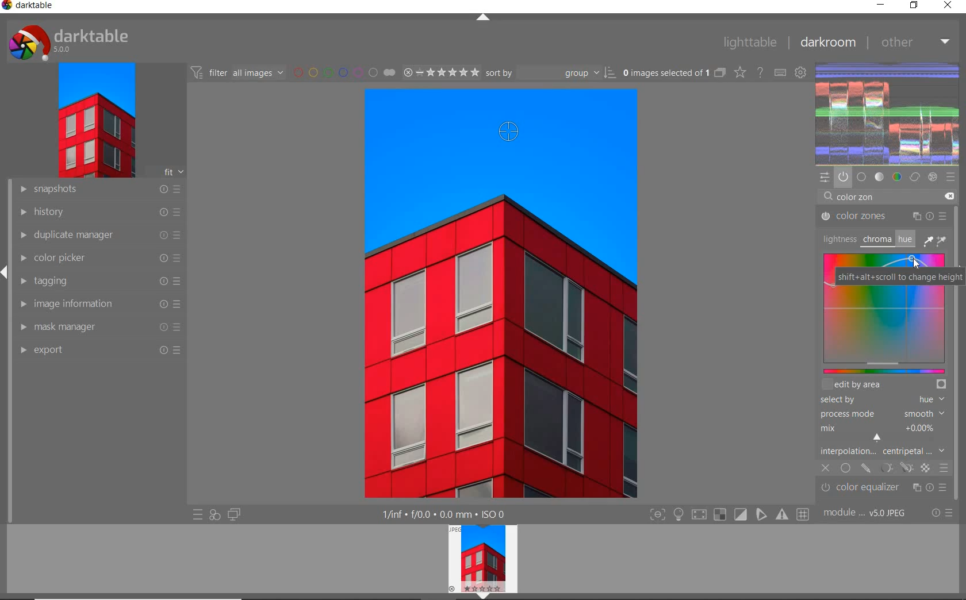 Image resolution: width=966 pixels, height=600 pixels. Describe the element at coordinates (781, 72) in the screenshot. I see `define keyboard shortcuts` at that location.